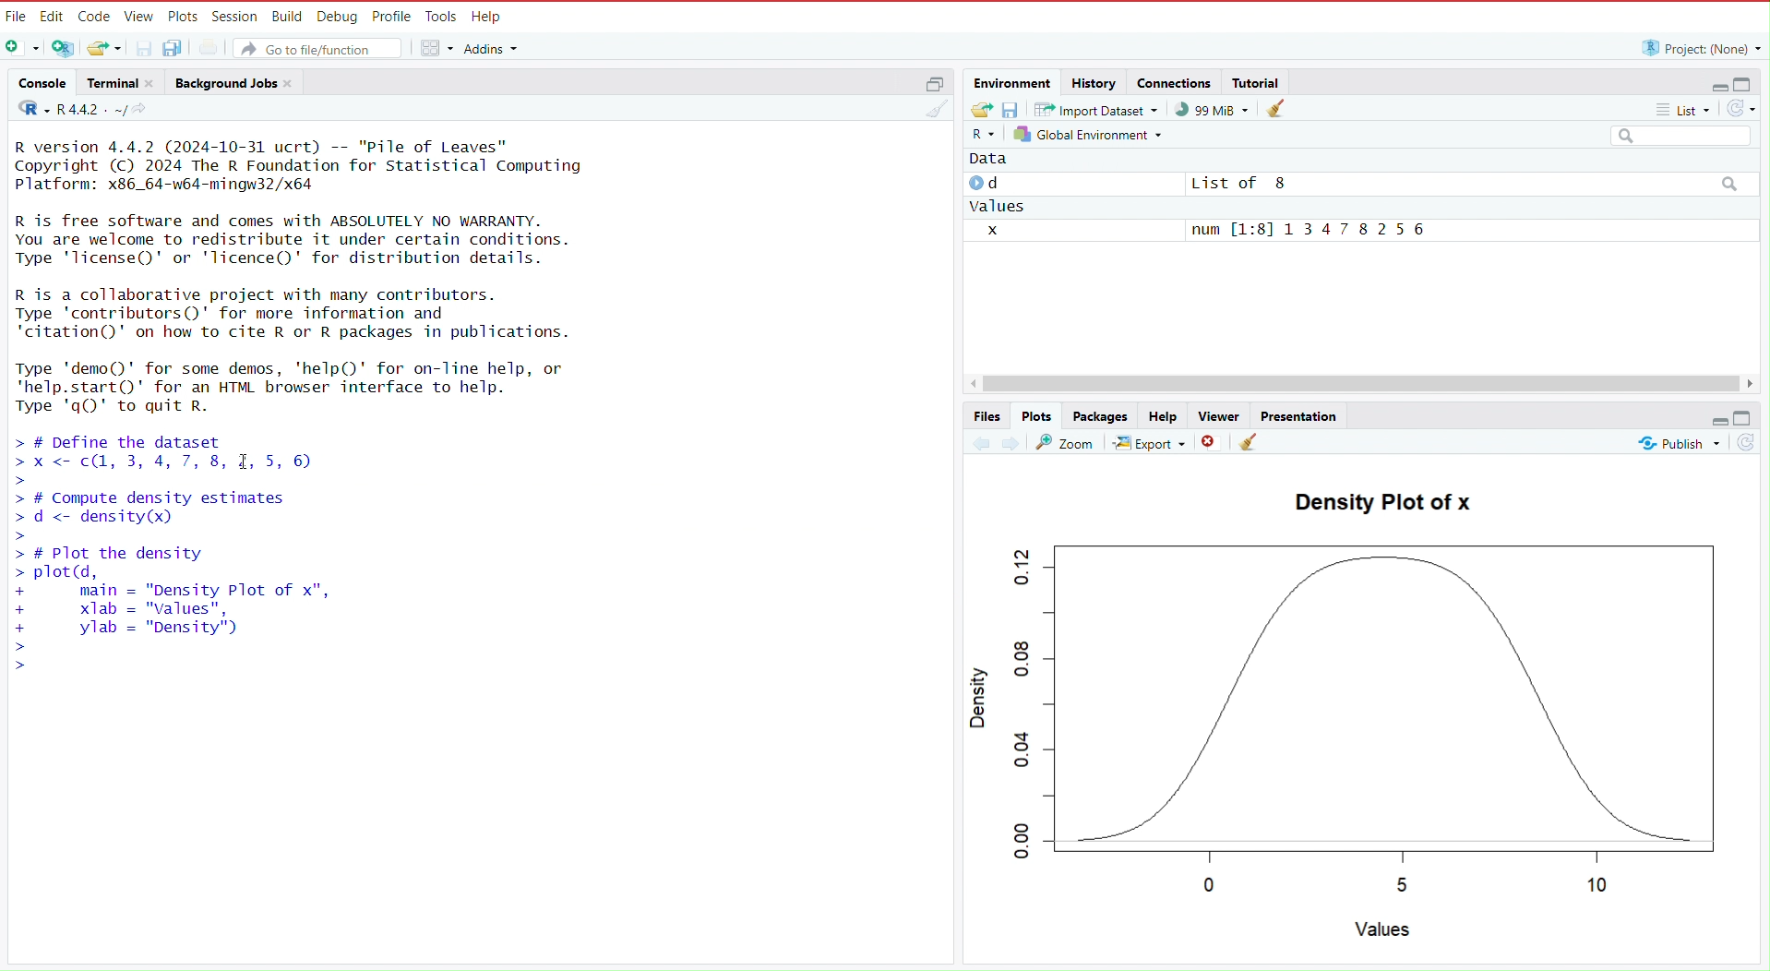  Describe the element at coordinates (199, 506) in the screenshot. I see `code to compute density estimates` at that location.